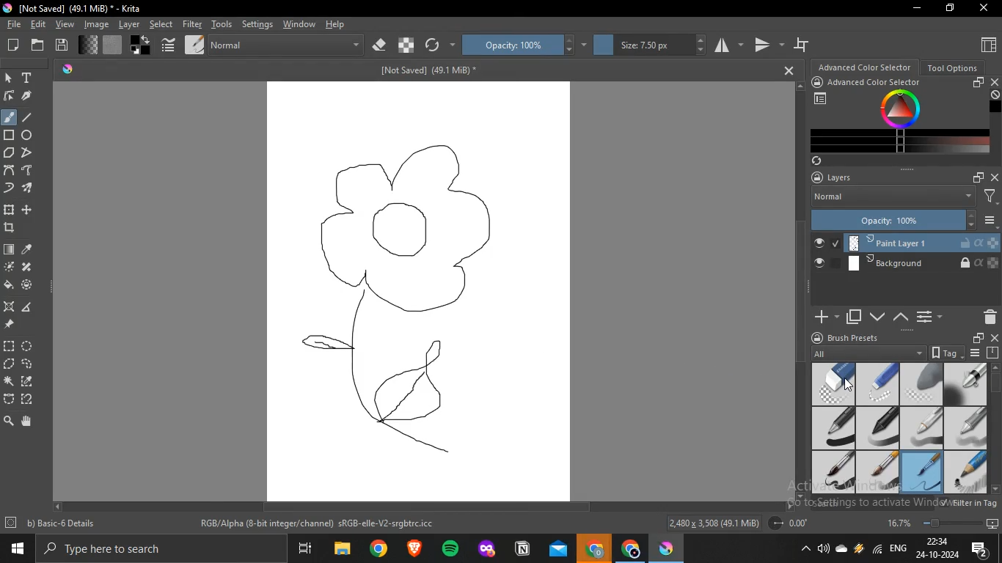 This screenshot has height=563, width=1002. What do you see at coordinates (648, 46) in the screenshot?
I see `size` at bounding box center [648, 46].